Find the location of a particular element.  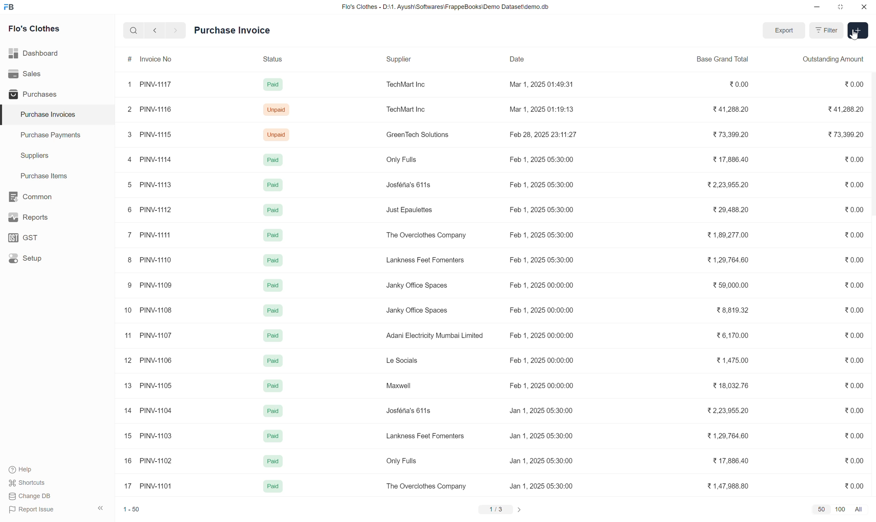

0.00 is located at coordinates (854, 260).